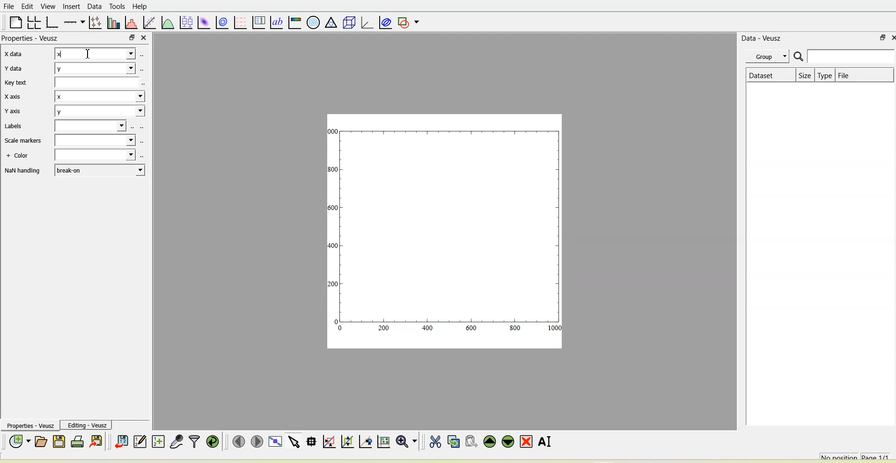  What do you see at coordinates (240, 22) in the screenshot?
I see `plot a vector field` at bounding box center [240, 22].